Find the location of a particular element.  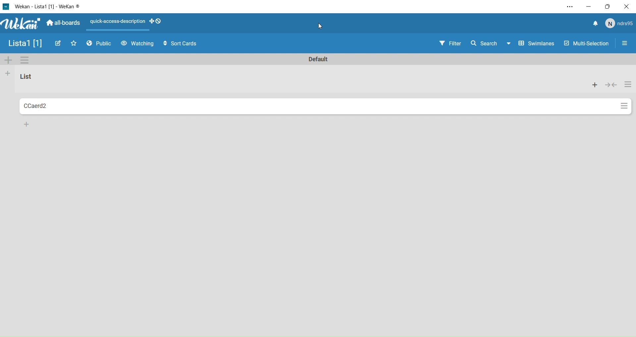

Swimlines is located at coordinates (532, 44).